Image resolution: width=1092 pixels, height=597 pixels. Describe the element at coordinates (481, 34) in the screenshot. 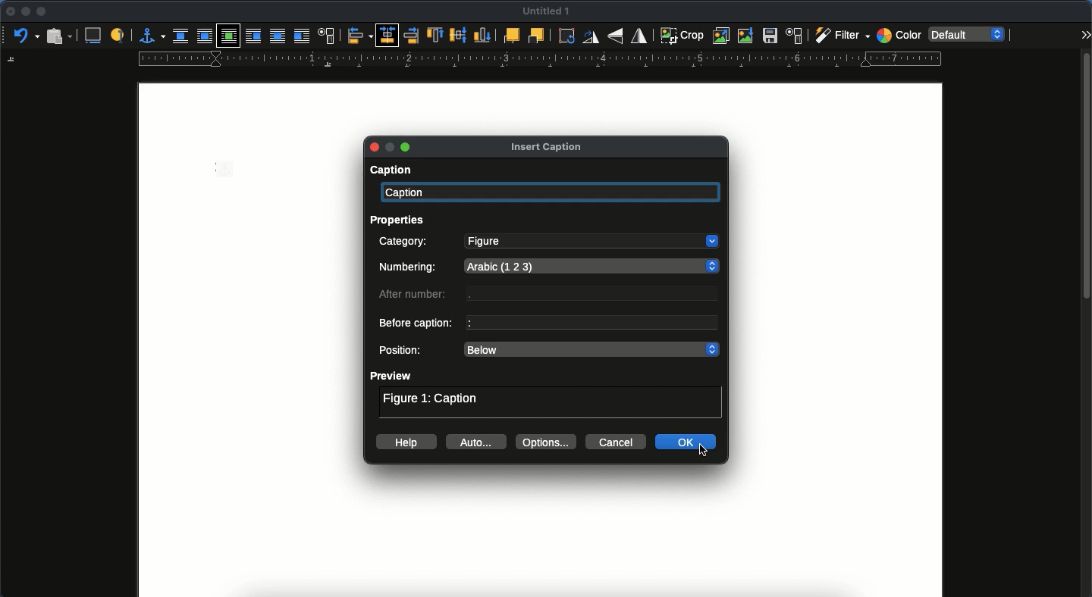

I see `bottom to anchor` at that location.